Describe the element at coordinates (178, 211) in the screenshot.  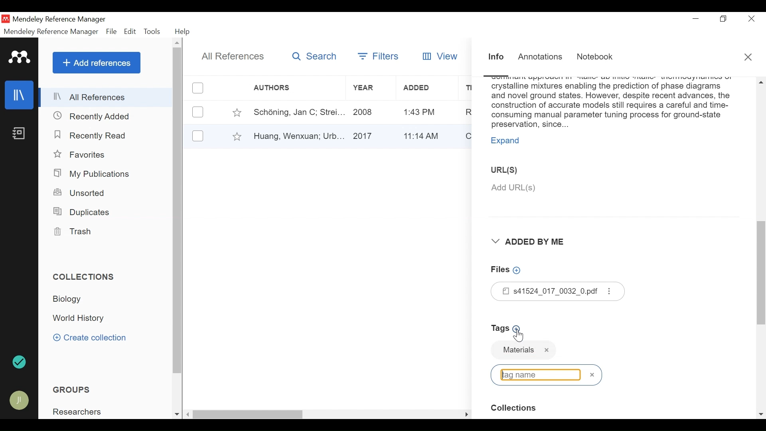
I see `Vertical Scroll bar` at that location.